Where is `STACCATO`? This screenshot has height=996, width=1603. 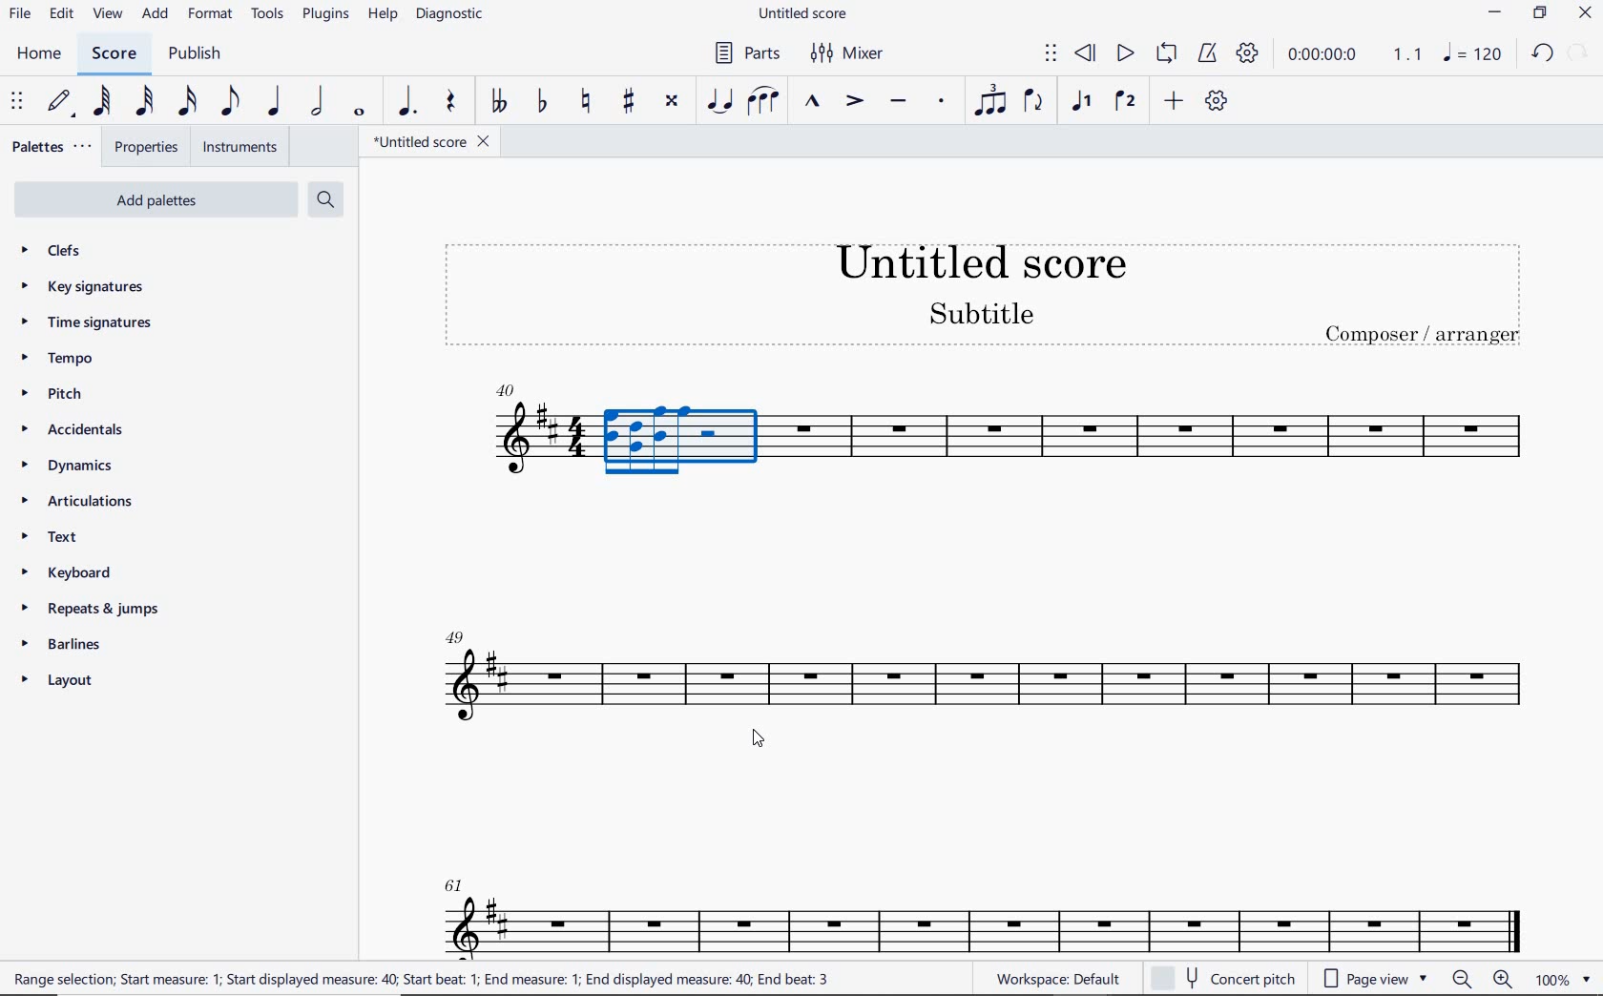
STACCATO is located at coordinates (941, 102).